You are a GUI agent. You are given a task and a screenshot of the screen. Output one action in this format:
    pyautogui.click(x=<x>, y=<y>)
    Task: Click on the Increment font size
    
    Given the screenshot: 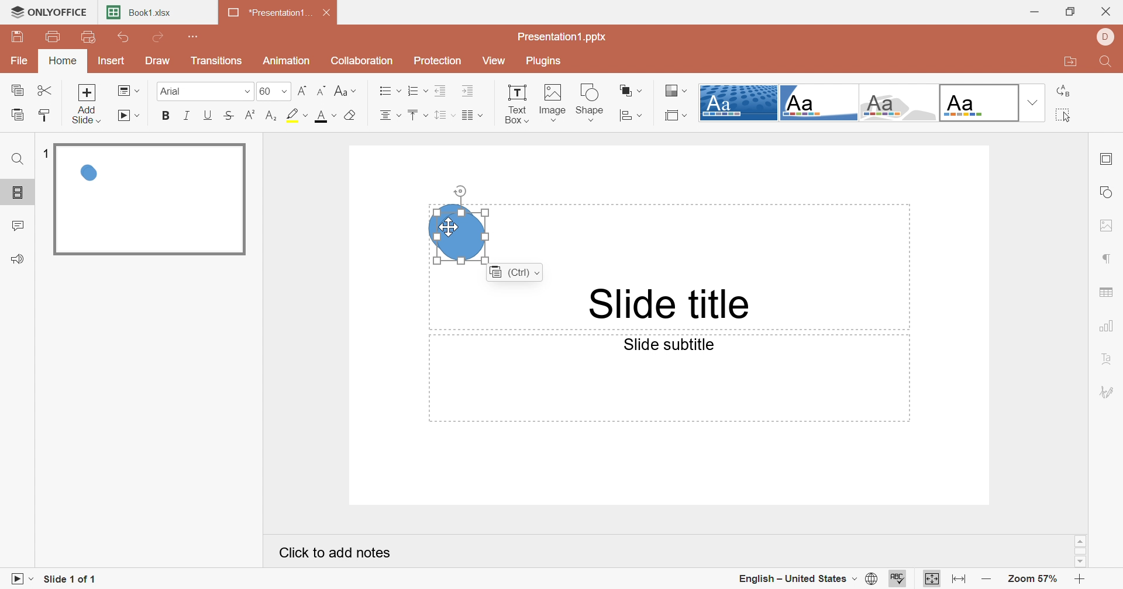 What is the action you would take?
    pyautogui.click(x=302, y=89)
    